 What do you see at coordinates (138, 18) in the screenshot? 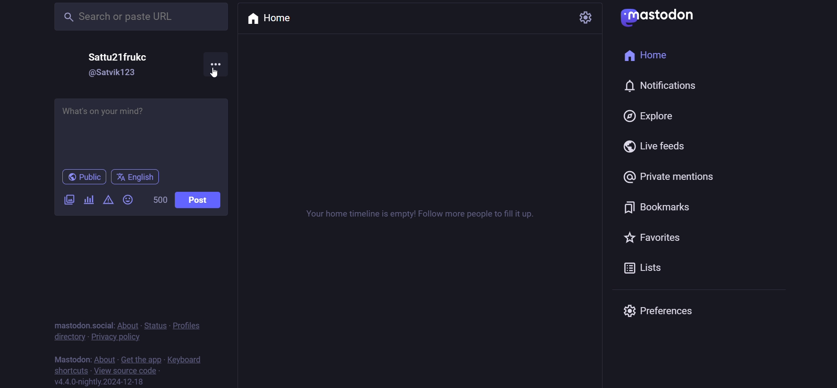
I see `search` at bounding box center [138, 18].